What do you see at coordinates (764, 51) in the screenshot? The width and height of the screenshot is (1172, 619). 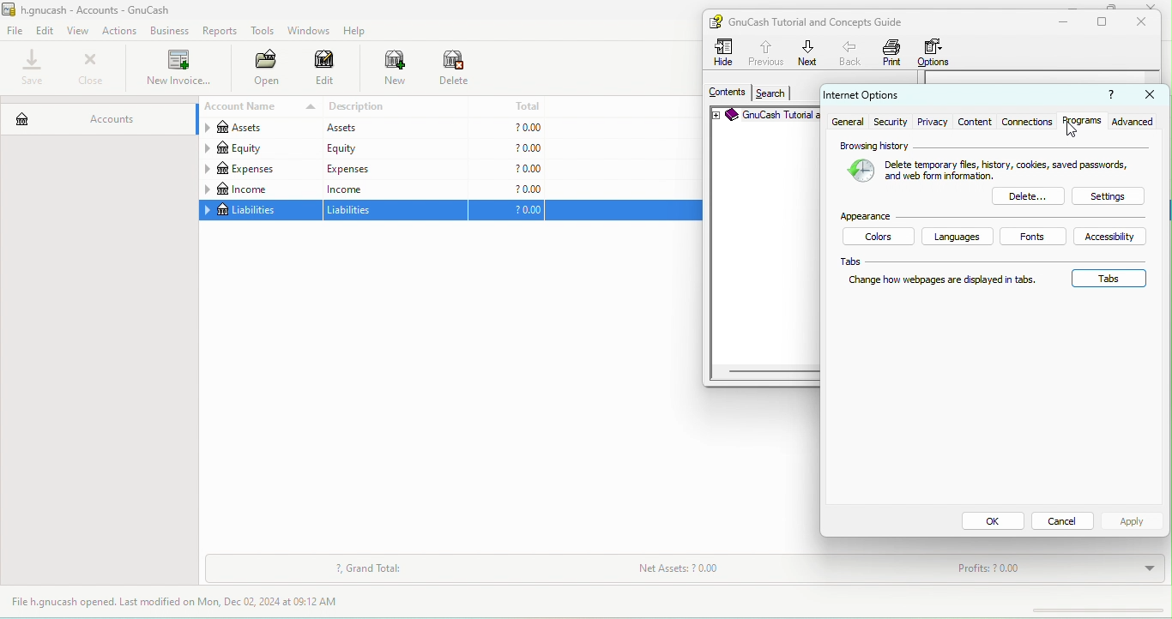 I see `previous` at bounding box center [764, 51].